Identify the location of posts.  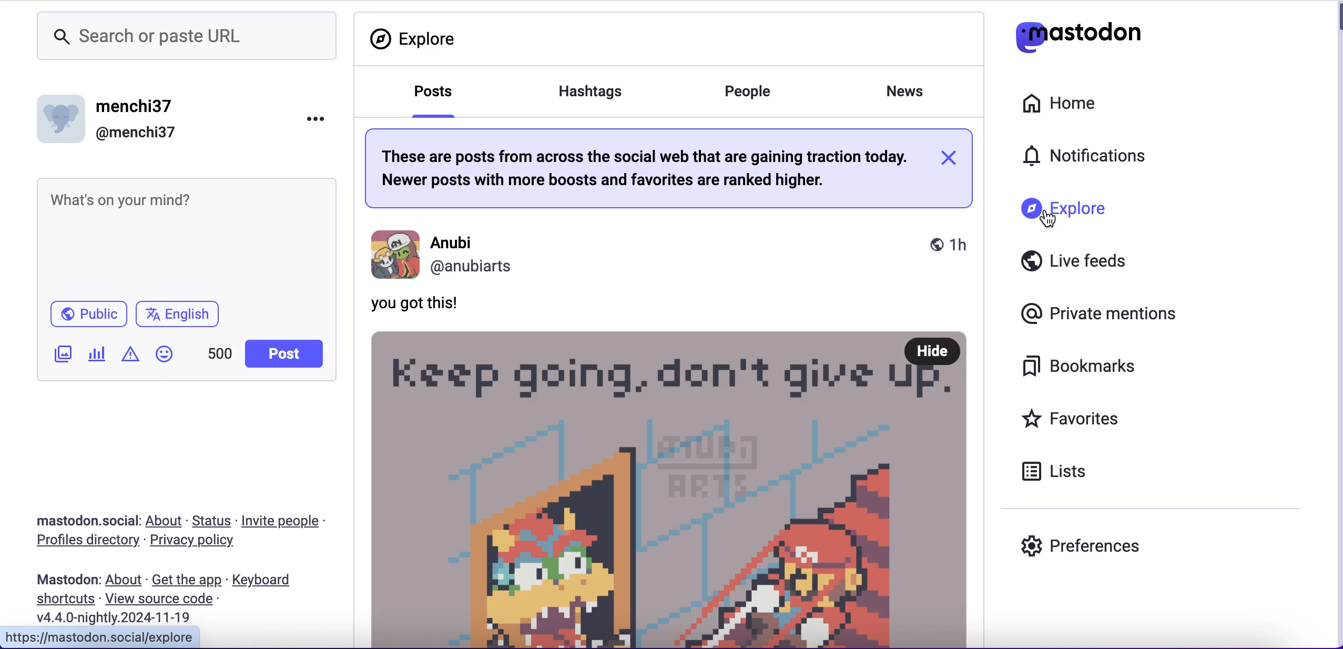
(667, 490).